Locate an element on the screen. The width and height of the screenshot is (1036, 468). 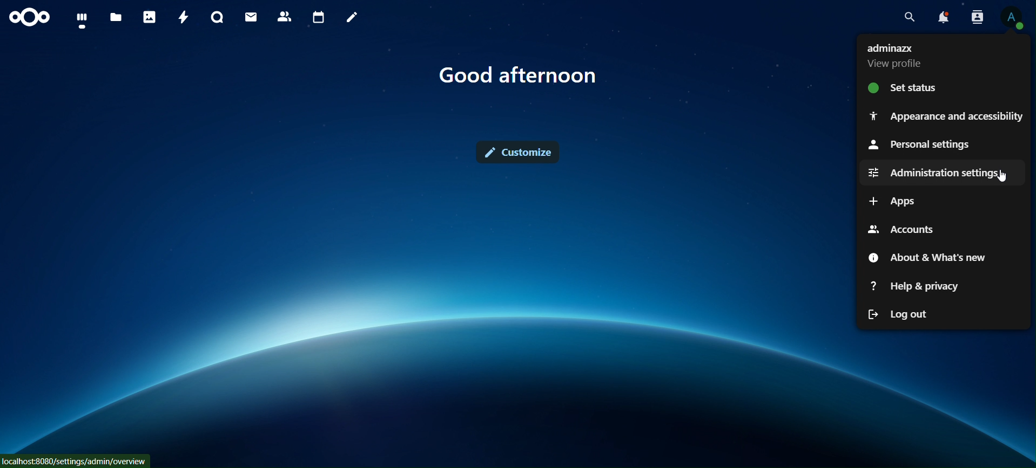
adminstration settings is located at coordinates (934, 171).